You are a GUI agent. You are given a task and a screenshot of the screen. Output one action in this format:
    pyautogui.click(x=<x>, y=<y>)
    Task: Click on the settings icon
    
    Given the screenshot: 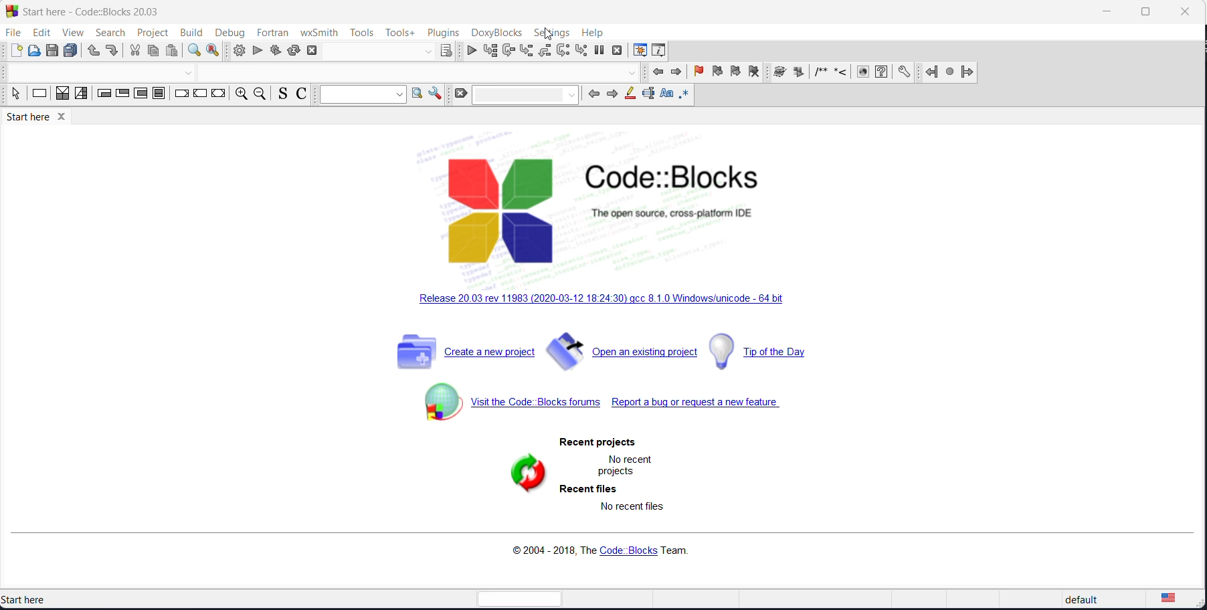 What is the action you would take?
    pyautogui.click(x=905, y=72)
    